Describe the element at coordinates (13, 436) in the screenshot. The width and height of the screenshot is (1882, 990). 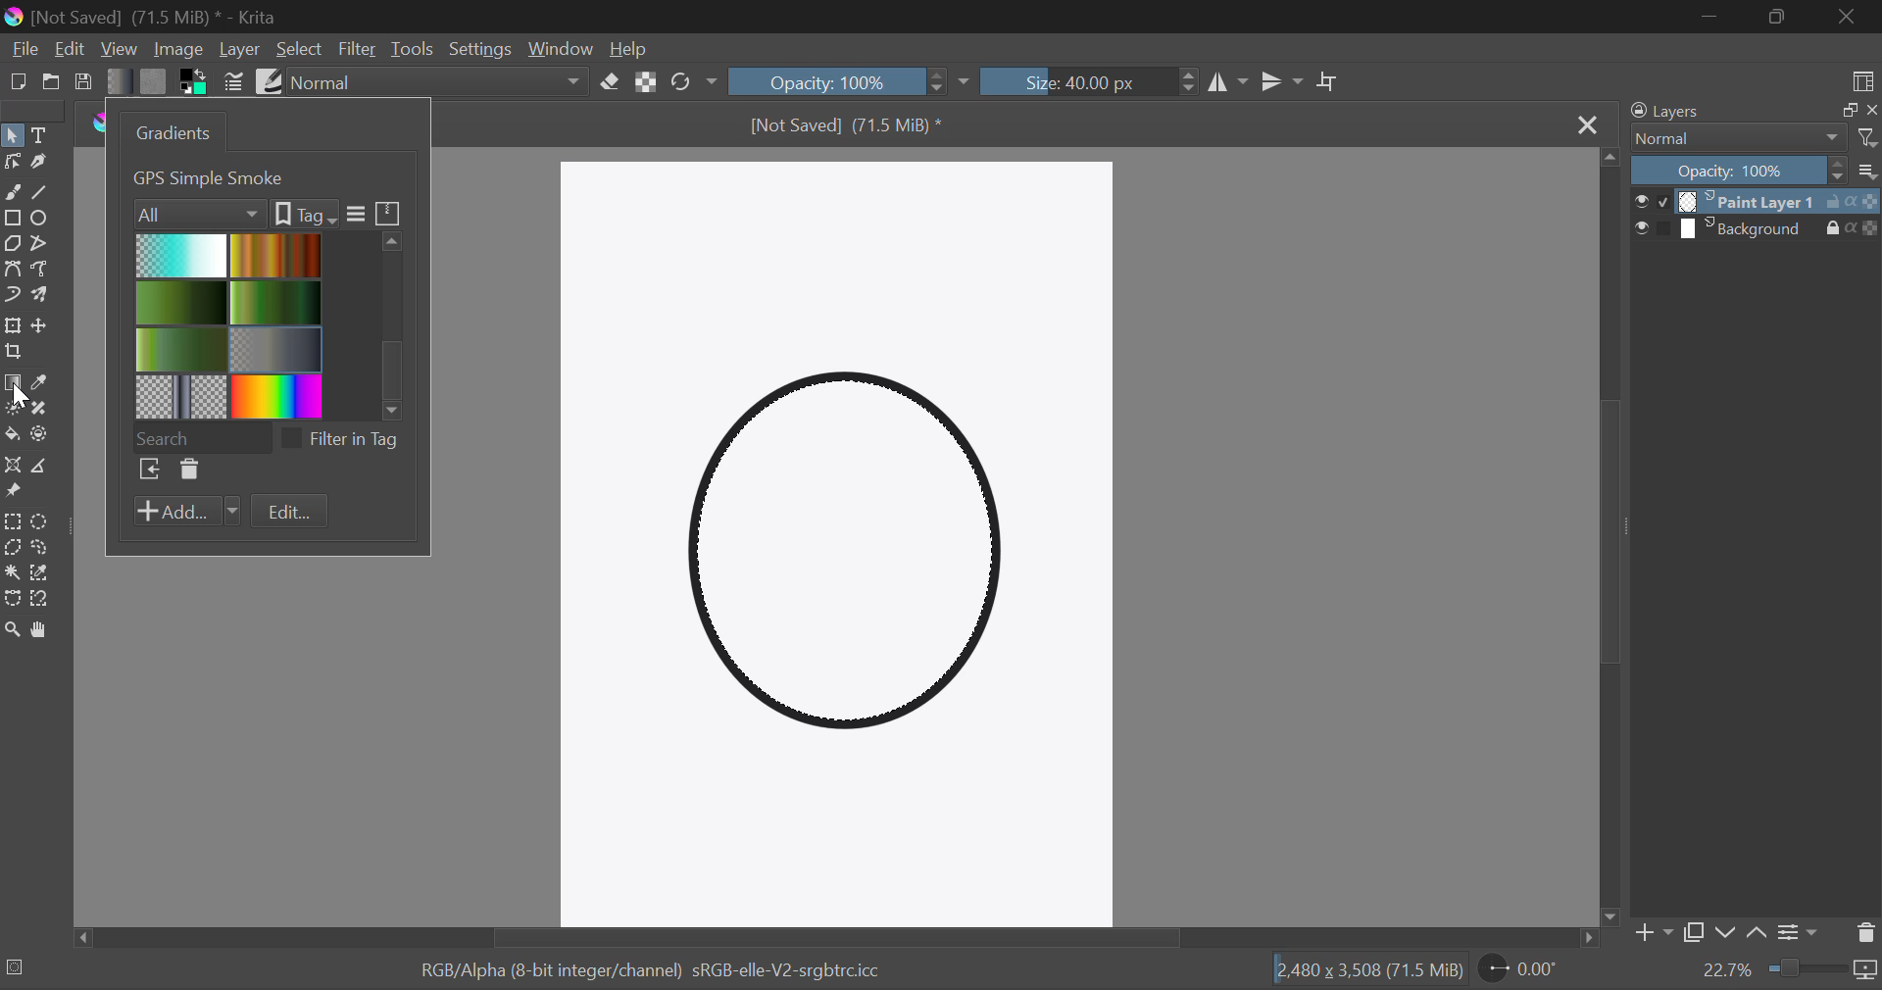
I see `Fill` at that location.